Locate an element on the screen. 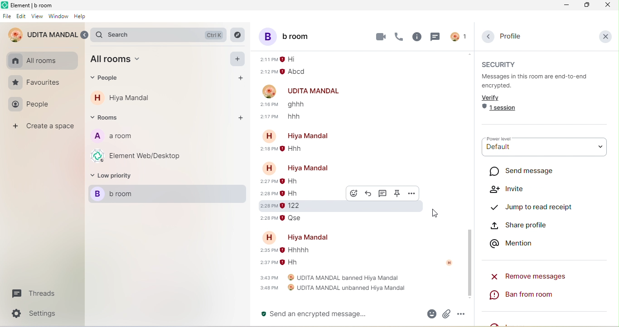 This screenshot has width=619, height=327. pinned is located at coordinates (399, 194).